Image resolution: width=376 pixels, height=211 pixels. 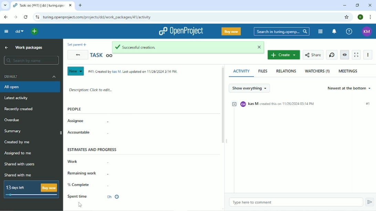 I want to click on Start new timer, so click(x=332, y=55).